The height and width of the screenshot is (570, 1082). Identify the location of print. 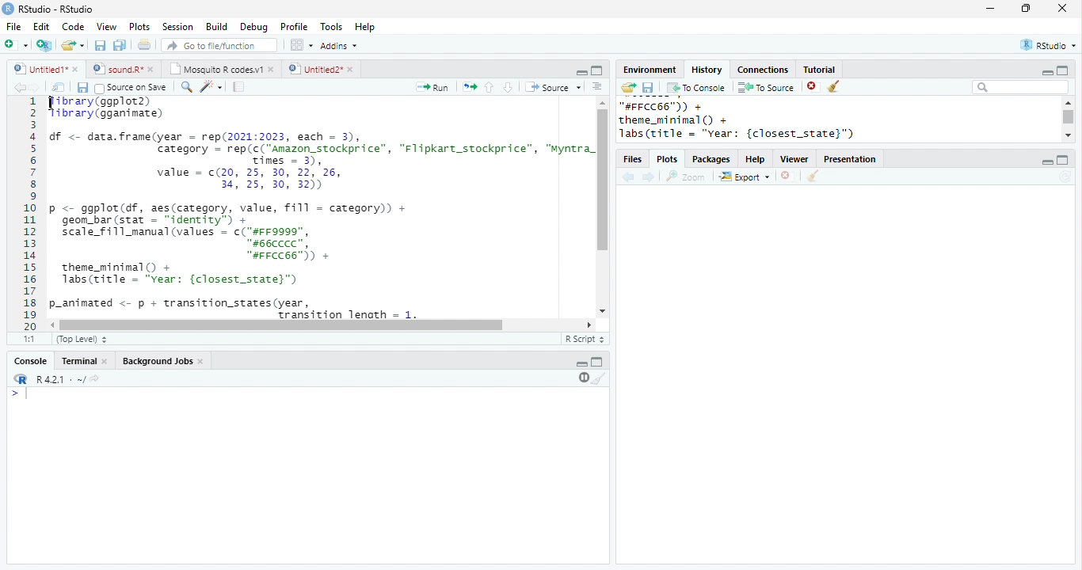
(143, 44).